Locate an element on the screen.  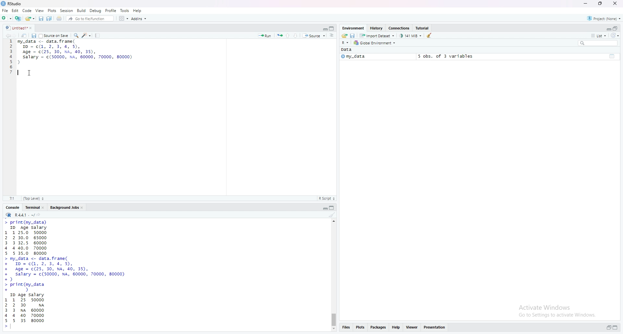
packages is located at coordinates (378, 327).